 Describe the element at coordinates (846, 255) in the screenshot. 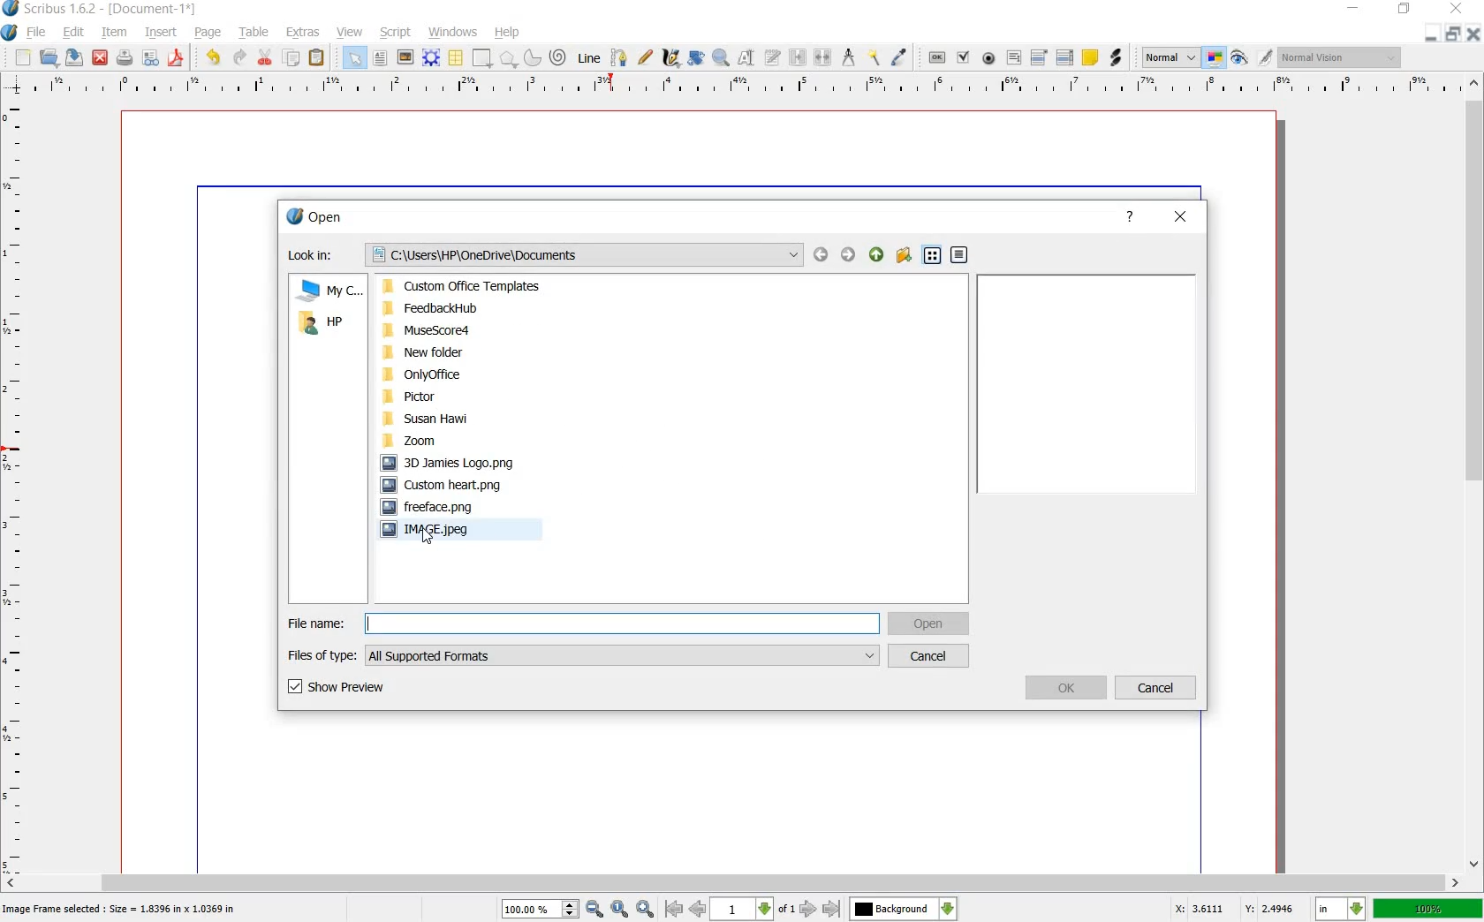

I see `Forward` at that location.